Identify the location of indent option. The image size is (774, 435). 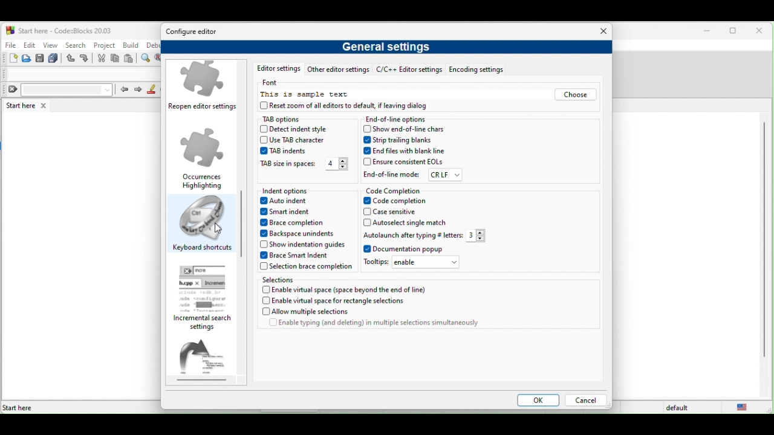
(302, 191).